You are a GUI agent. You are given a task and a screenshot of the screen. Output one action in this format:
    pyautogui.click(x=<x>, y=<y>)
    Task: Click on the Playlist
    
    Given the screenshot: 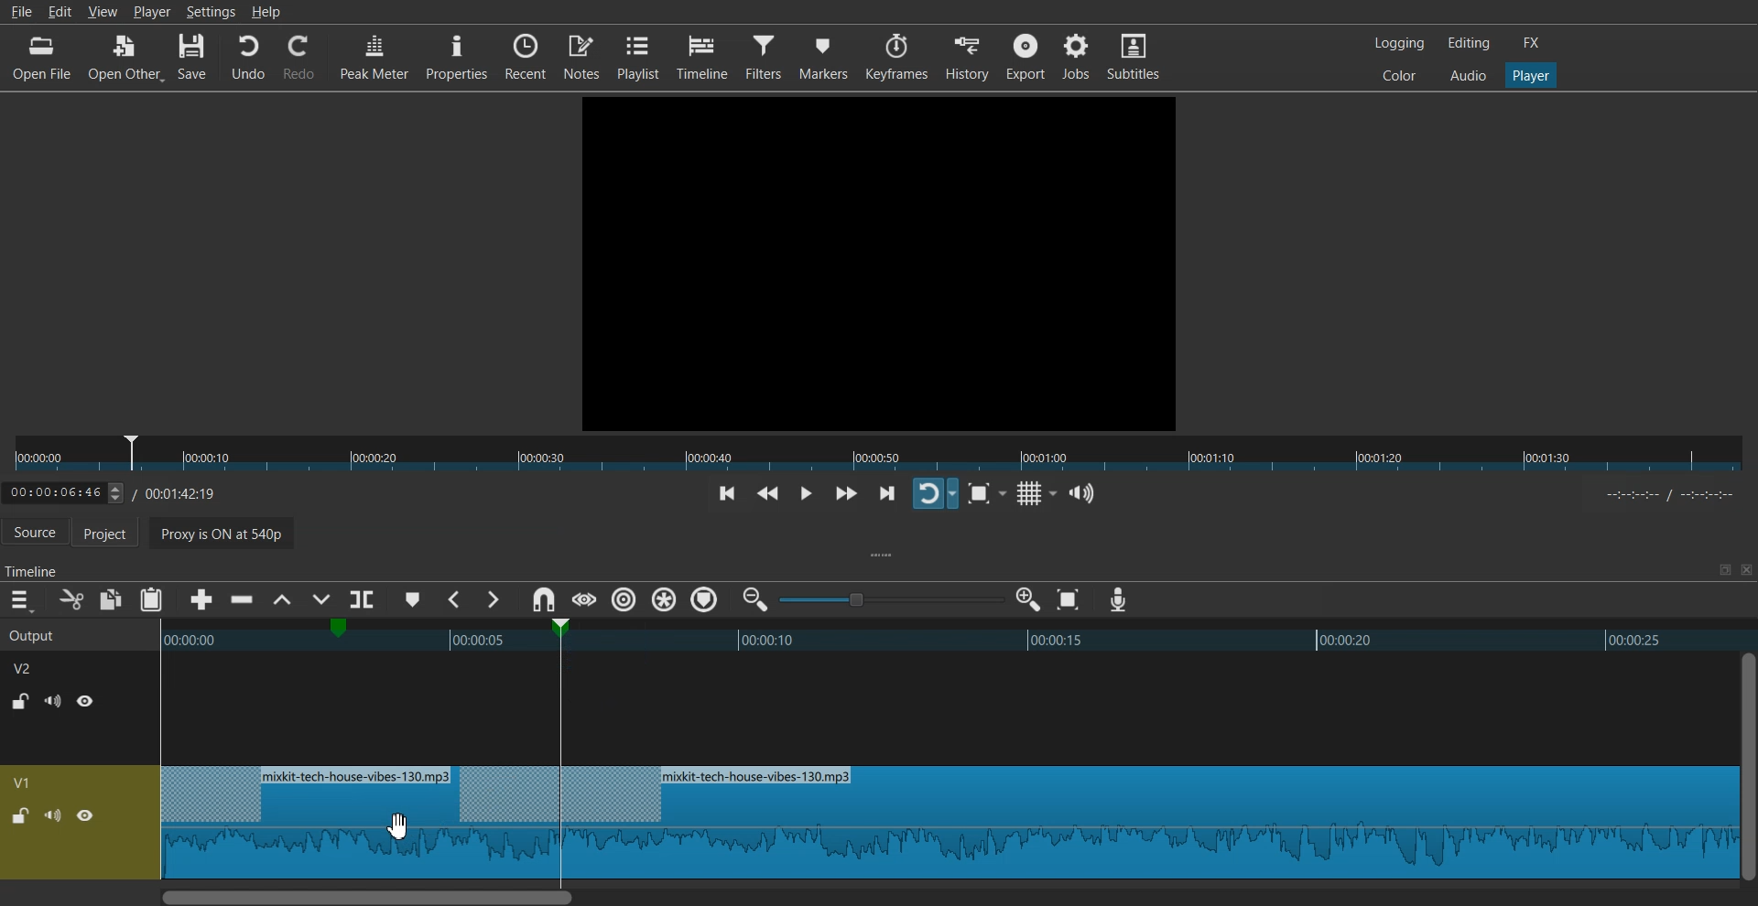 What is the action you would take?
    pyautogui.click(x=638, y=56)
    